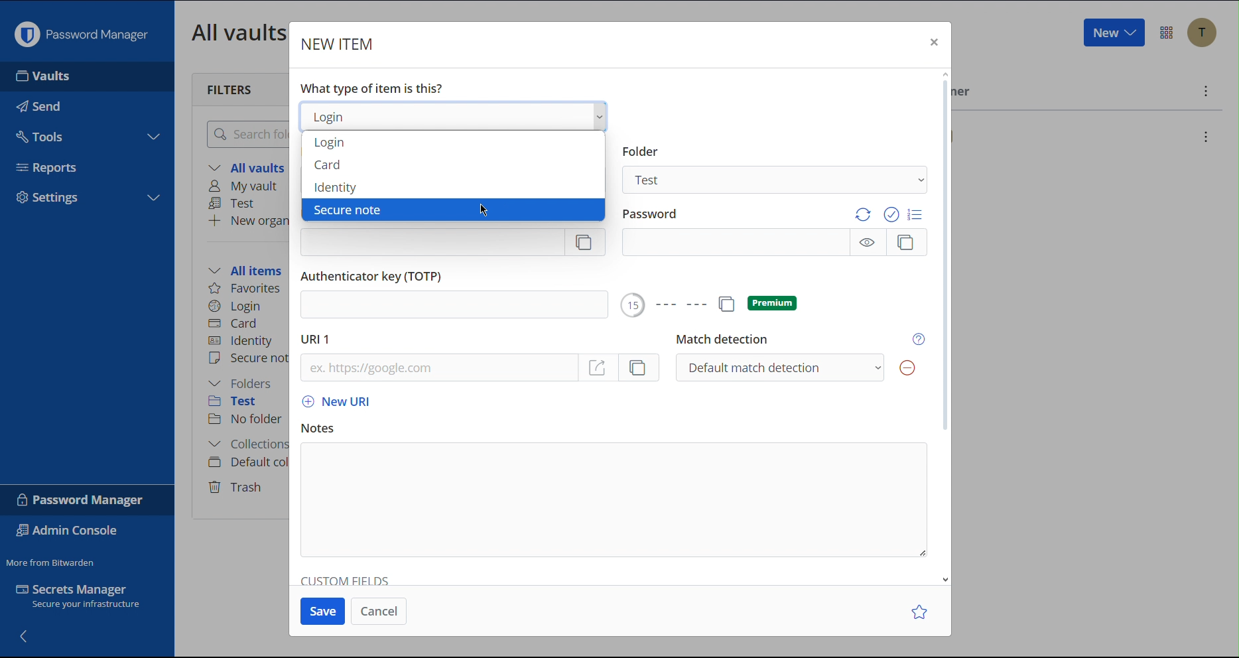  Describe the element at coordinates (379, 610) in the screenshot. I see `Cancel` at that location.